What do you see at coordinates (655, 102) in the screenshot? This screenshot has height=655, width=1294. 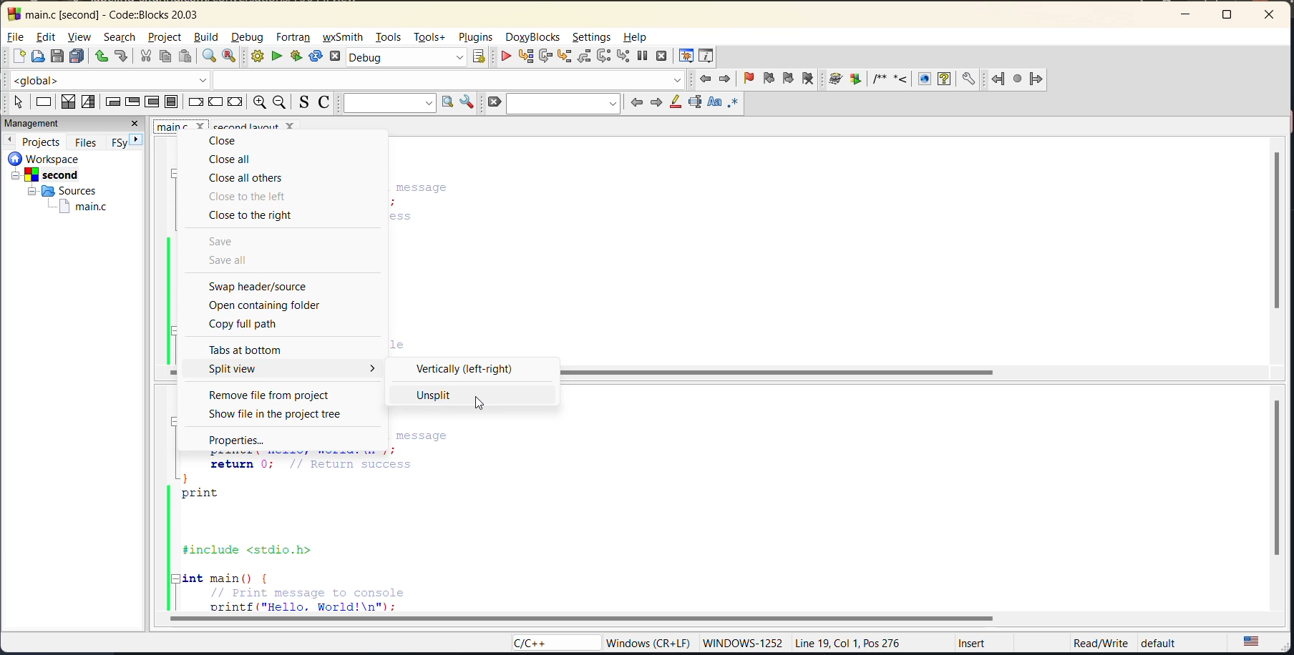 I see `next` at bounding box center [655, 102].